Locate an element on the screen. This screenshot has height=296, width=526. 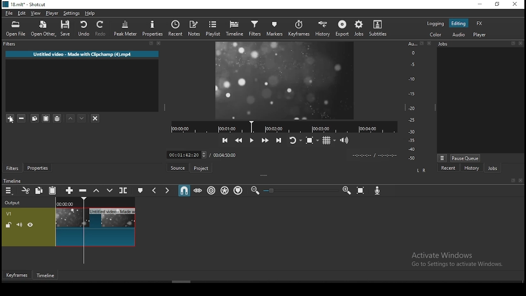
Close is located at coordinates (520, 180).